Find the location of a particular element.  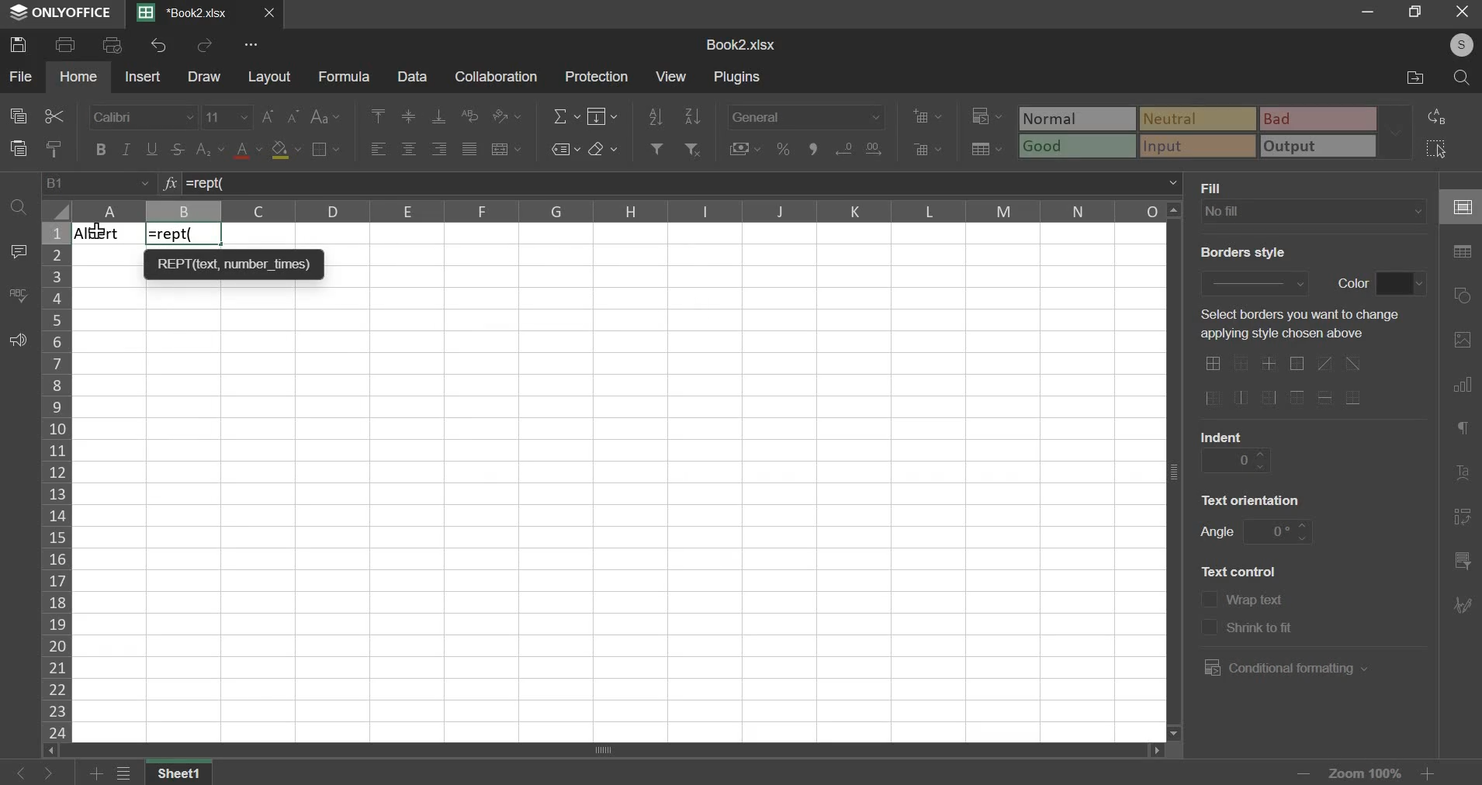

copy style is located at coordinates (53, 148).